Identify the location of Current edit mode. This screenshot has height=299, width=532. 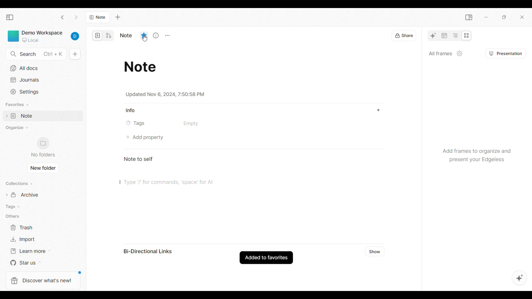
(98, 36).